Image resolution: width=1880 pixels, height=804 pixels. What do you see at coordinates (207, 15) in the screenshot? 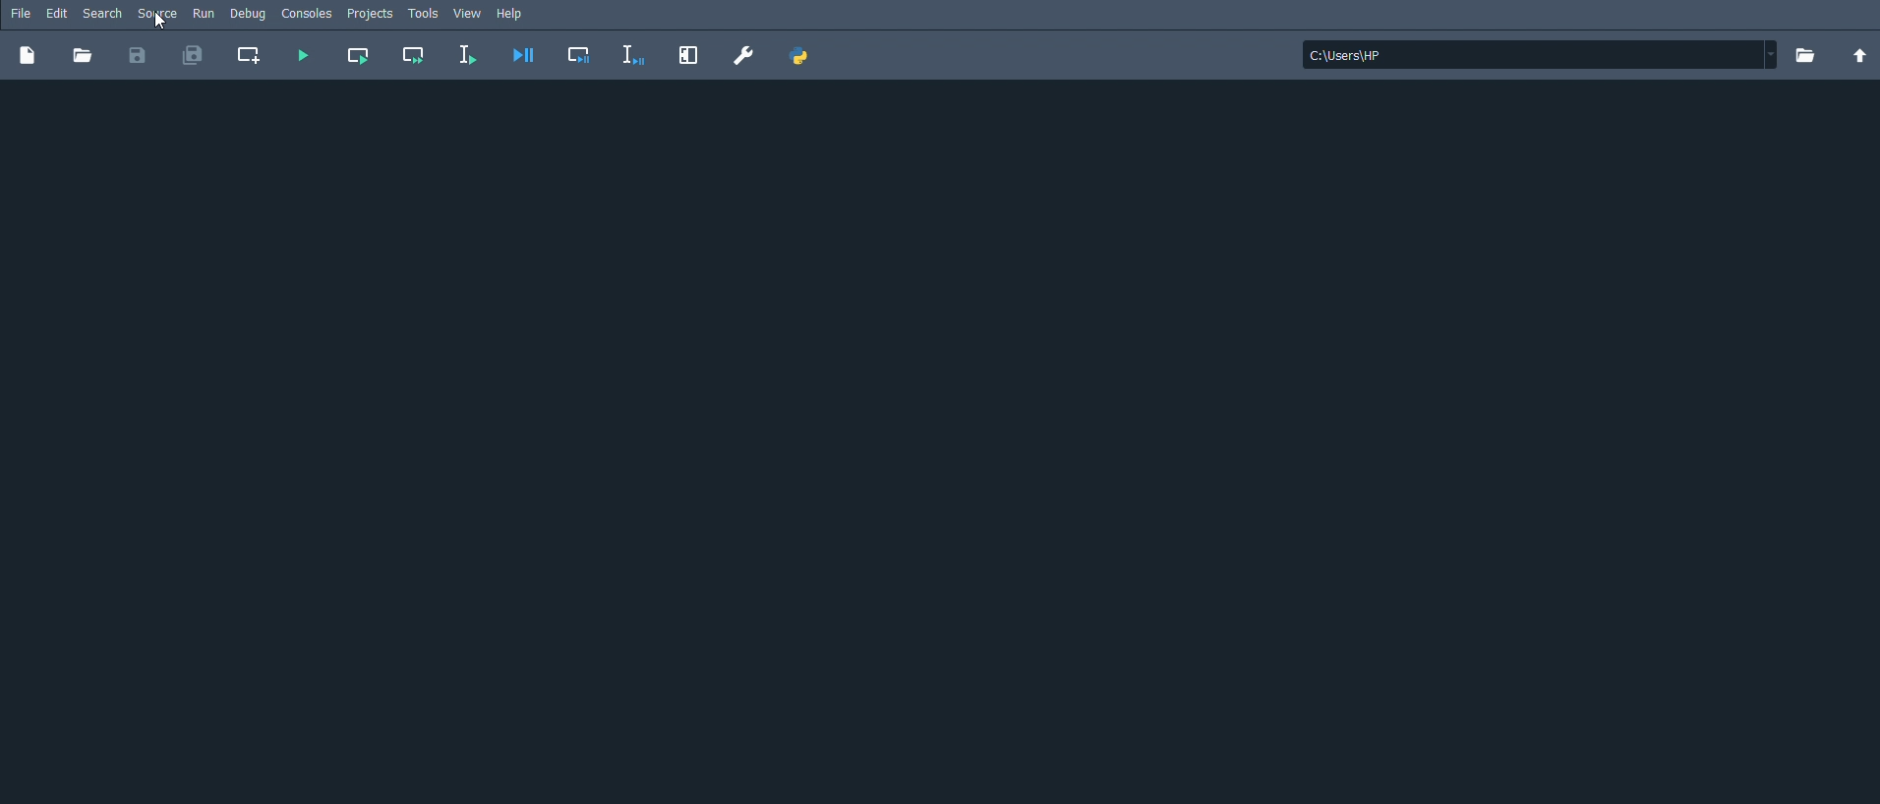
I see `Run` at bounding box center [207, 15].